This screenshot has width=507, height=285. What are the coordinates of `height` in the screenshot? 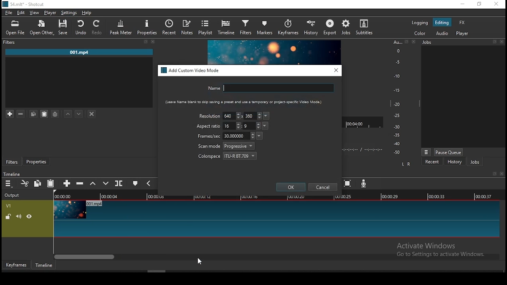 It's located at (252, 125).